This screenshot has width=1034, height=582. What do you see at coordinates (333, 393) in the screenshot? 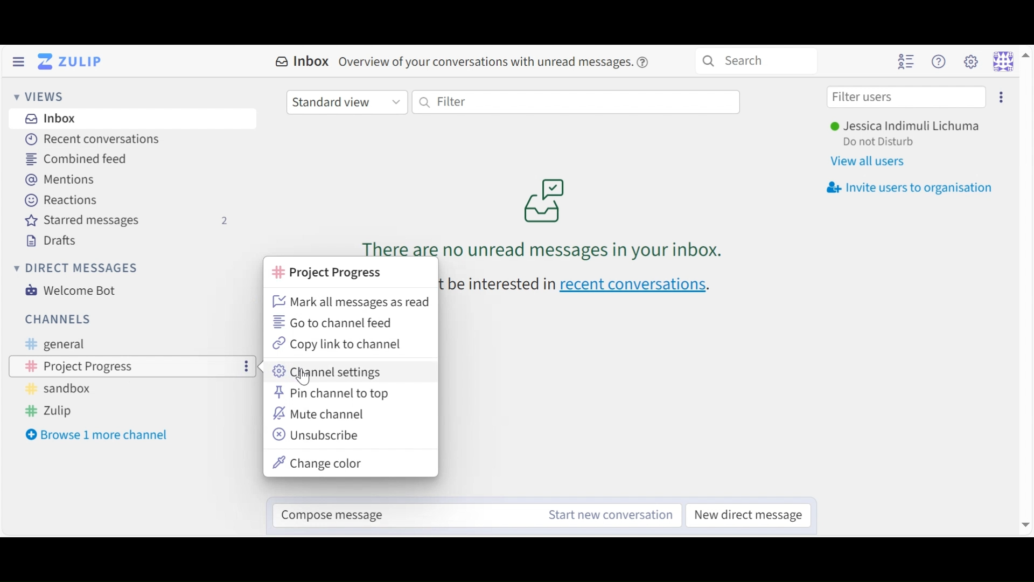
I see `Pin Channel to top` at bounding box center [333, 393].